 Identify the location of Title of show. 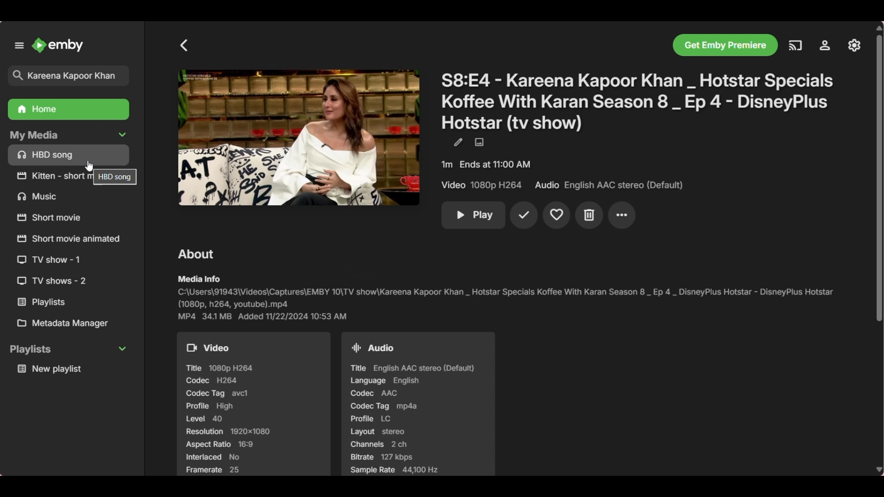
(637, 102).